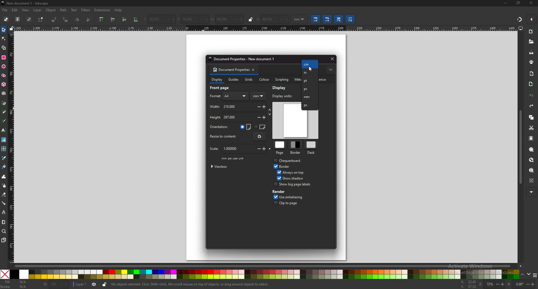 The width and height of the screenshot is (538, 289). I want to click on desk, so click(311, 148).